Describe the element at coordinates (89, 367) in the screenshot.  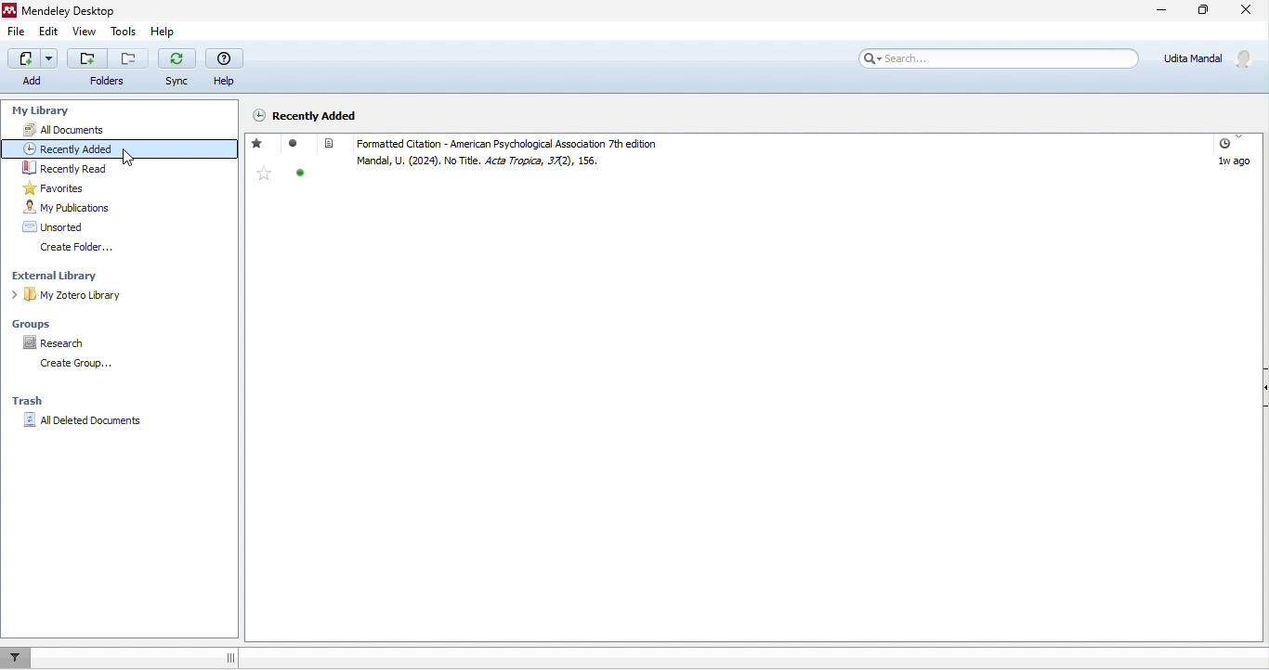
I see `create group` at that location.